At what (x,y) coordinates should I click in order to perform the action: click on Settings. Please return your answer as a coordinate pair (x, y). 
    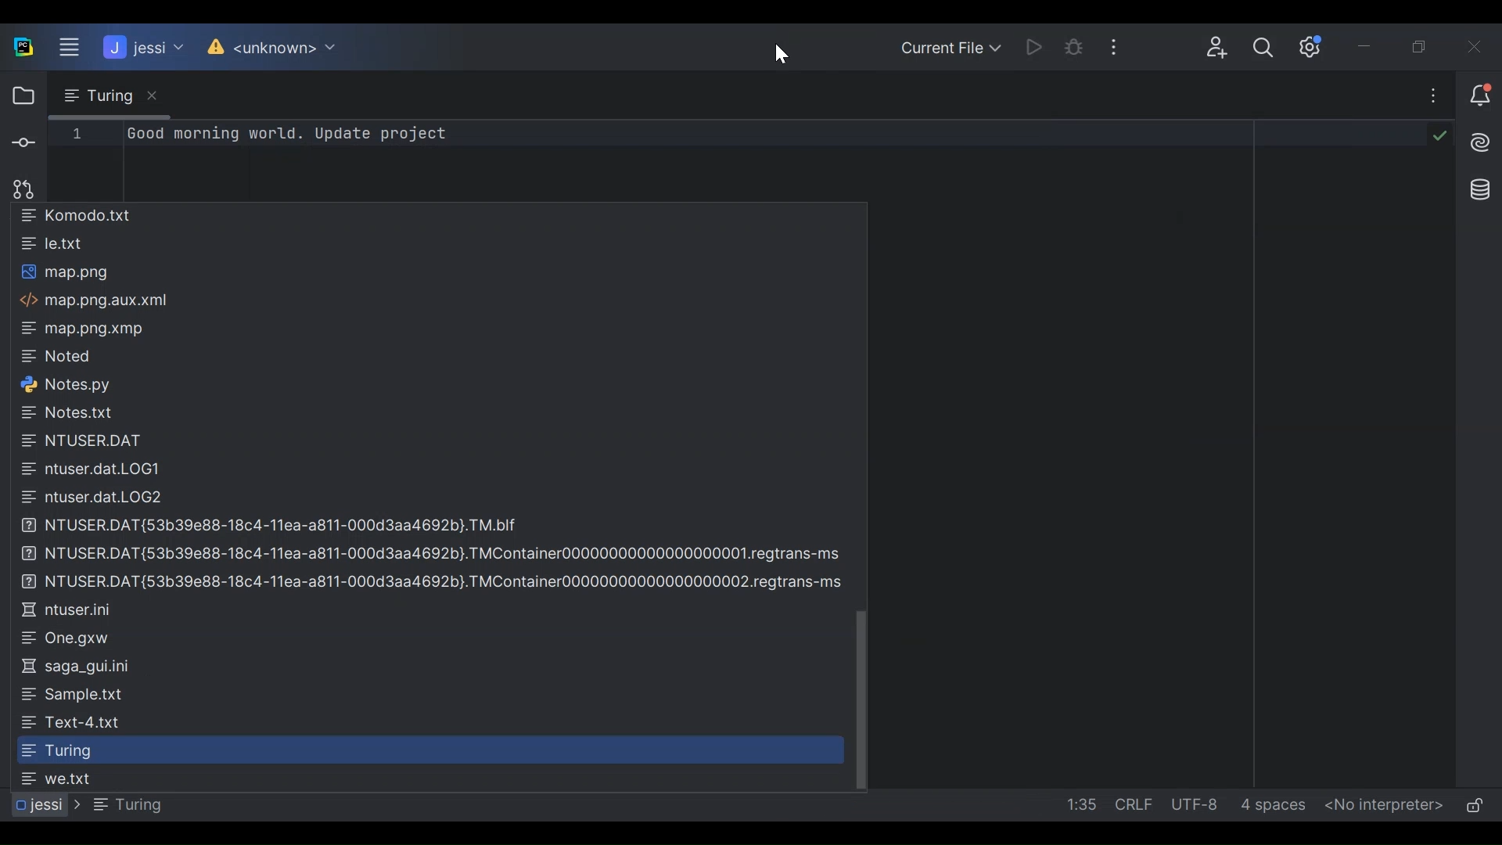
    Looking at the image, I should click on (1314, 46).